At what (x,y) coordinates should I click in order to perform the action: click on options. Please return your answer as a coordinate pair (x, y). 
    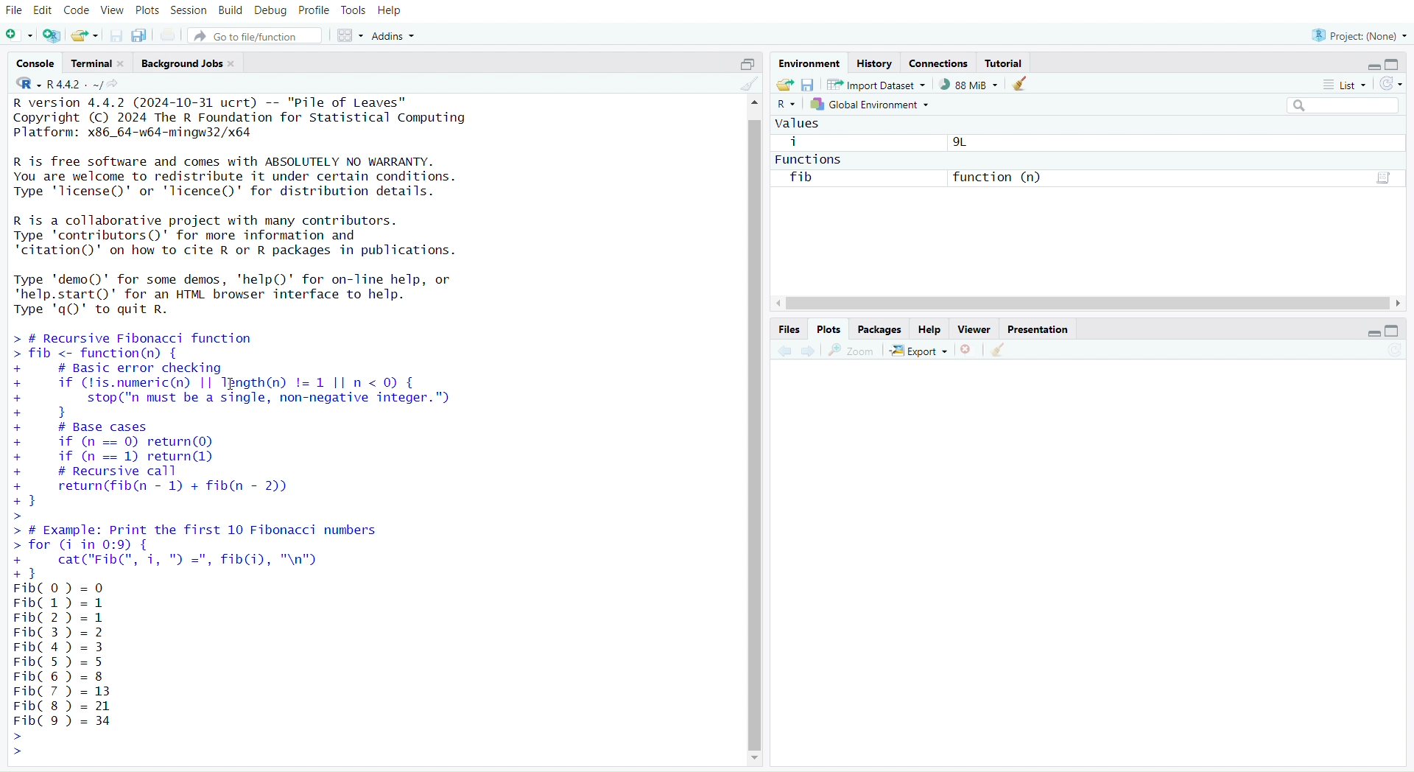
    Looking at the image, I should click on (1379, 178).